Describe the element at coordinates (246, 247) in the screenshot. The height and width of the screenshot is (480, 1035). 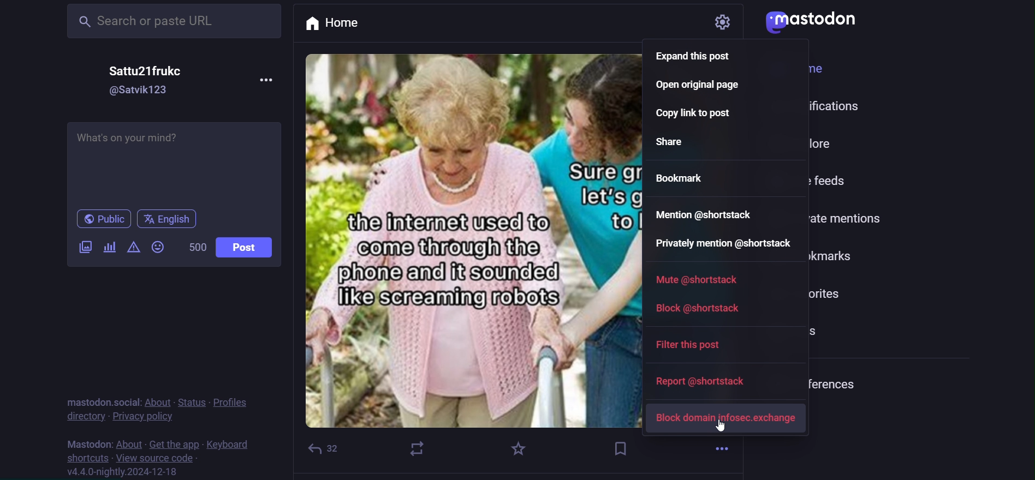
I see `post` at that location.